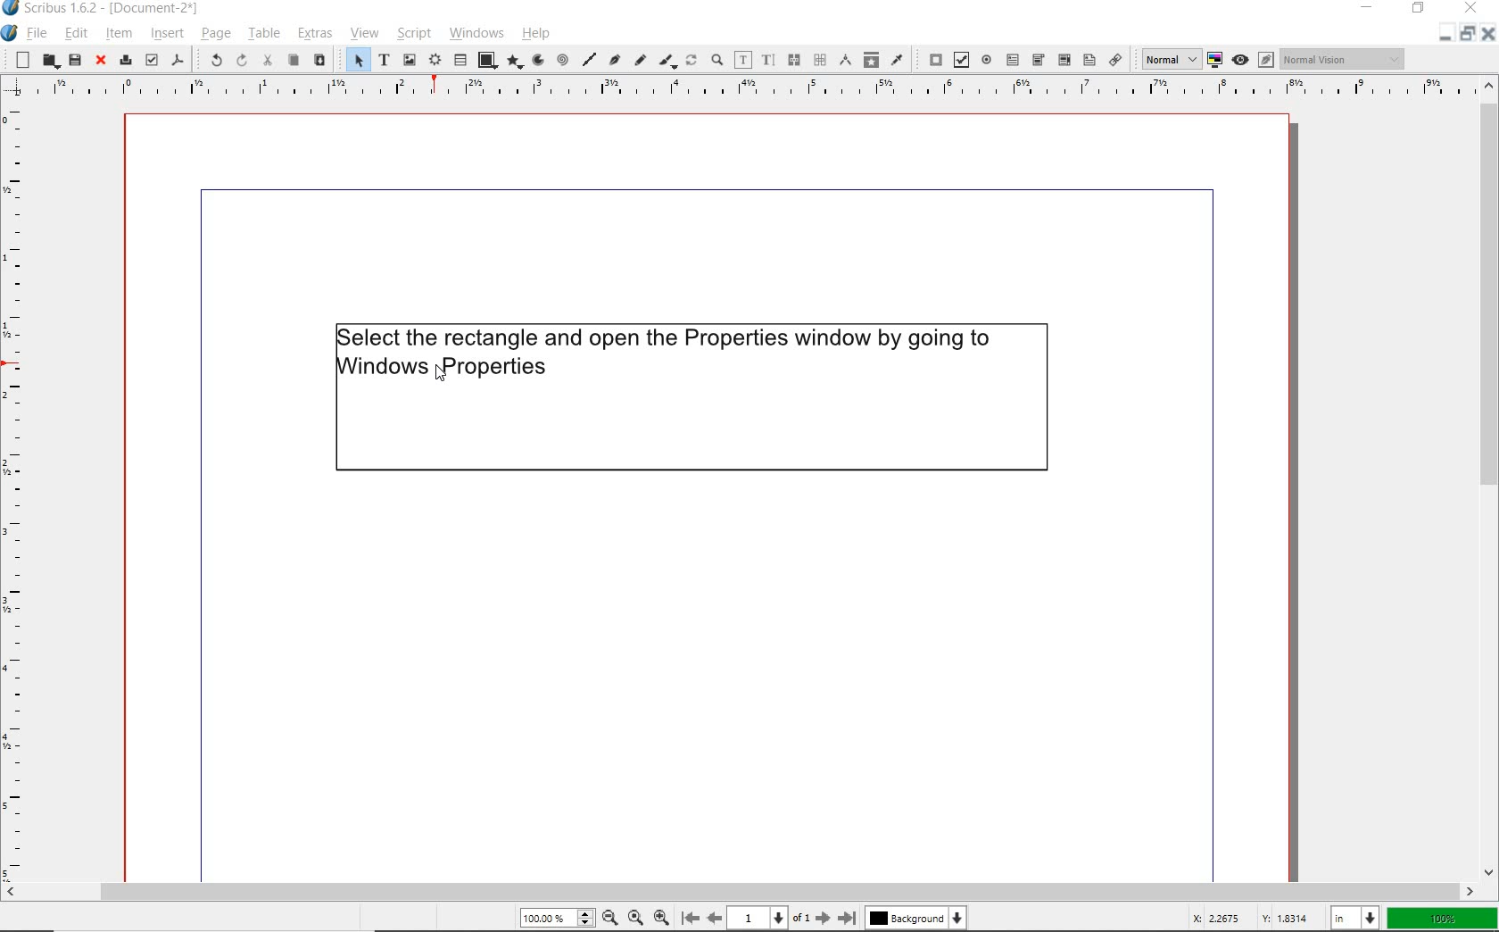 This screenshot has width=1499, height=932. What do you see at coordinates (294, 61) in the screenshot?
I see `copy` at bounding box center [294, 61].